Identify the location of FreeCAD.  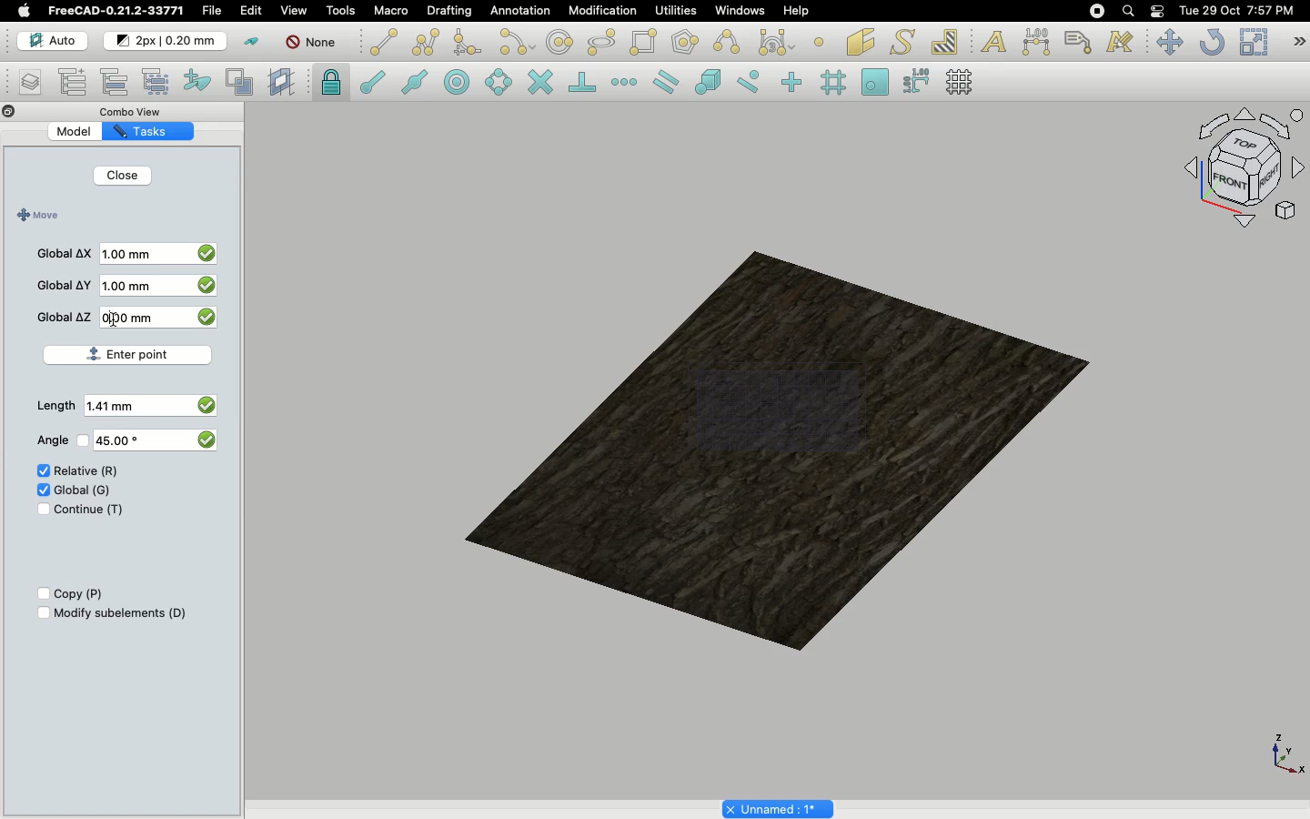
(117, 11).